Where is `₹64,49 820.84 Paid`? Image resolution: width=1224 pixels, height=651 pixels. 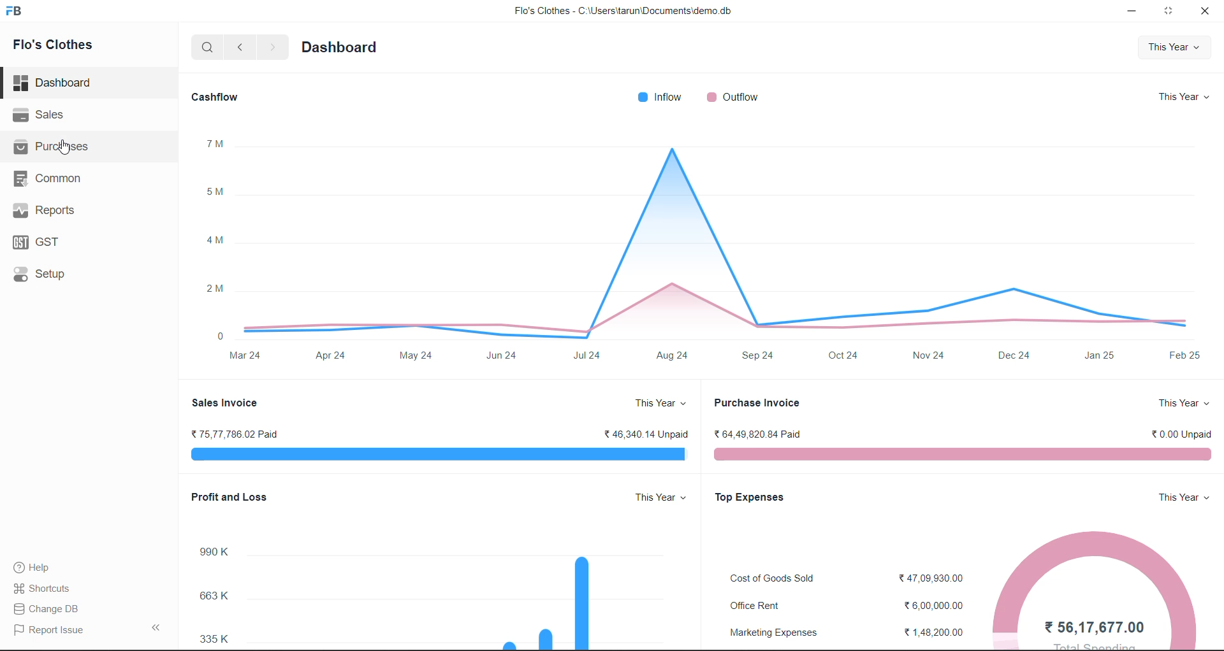
₹64,49 820.84 Paid is located at coordinates (759, 435).